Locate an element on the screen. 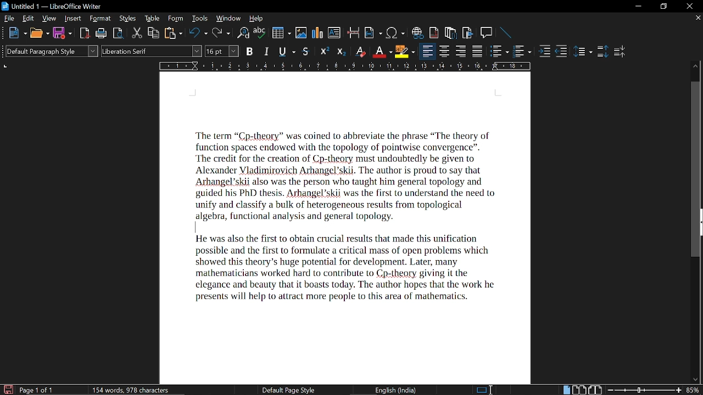  Spell check is located at coordinates (259, 33).